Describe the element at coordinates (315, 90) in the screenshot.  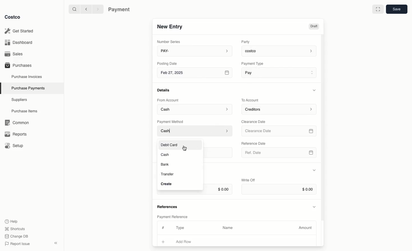
I see `Hide` at that location.